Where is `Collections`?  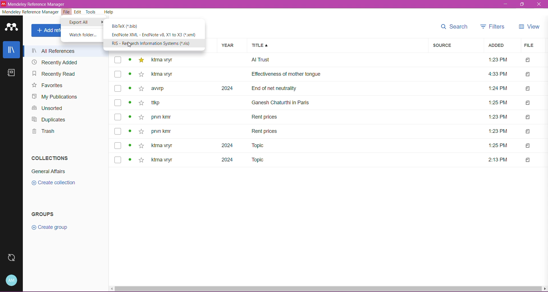 Collections is located at coordinates (50, 158).